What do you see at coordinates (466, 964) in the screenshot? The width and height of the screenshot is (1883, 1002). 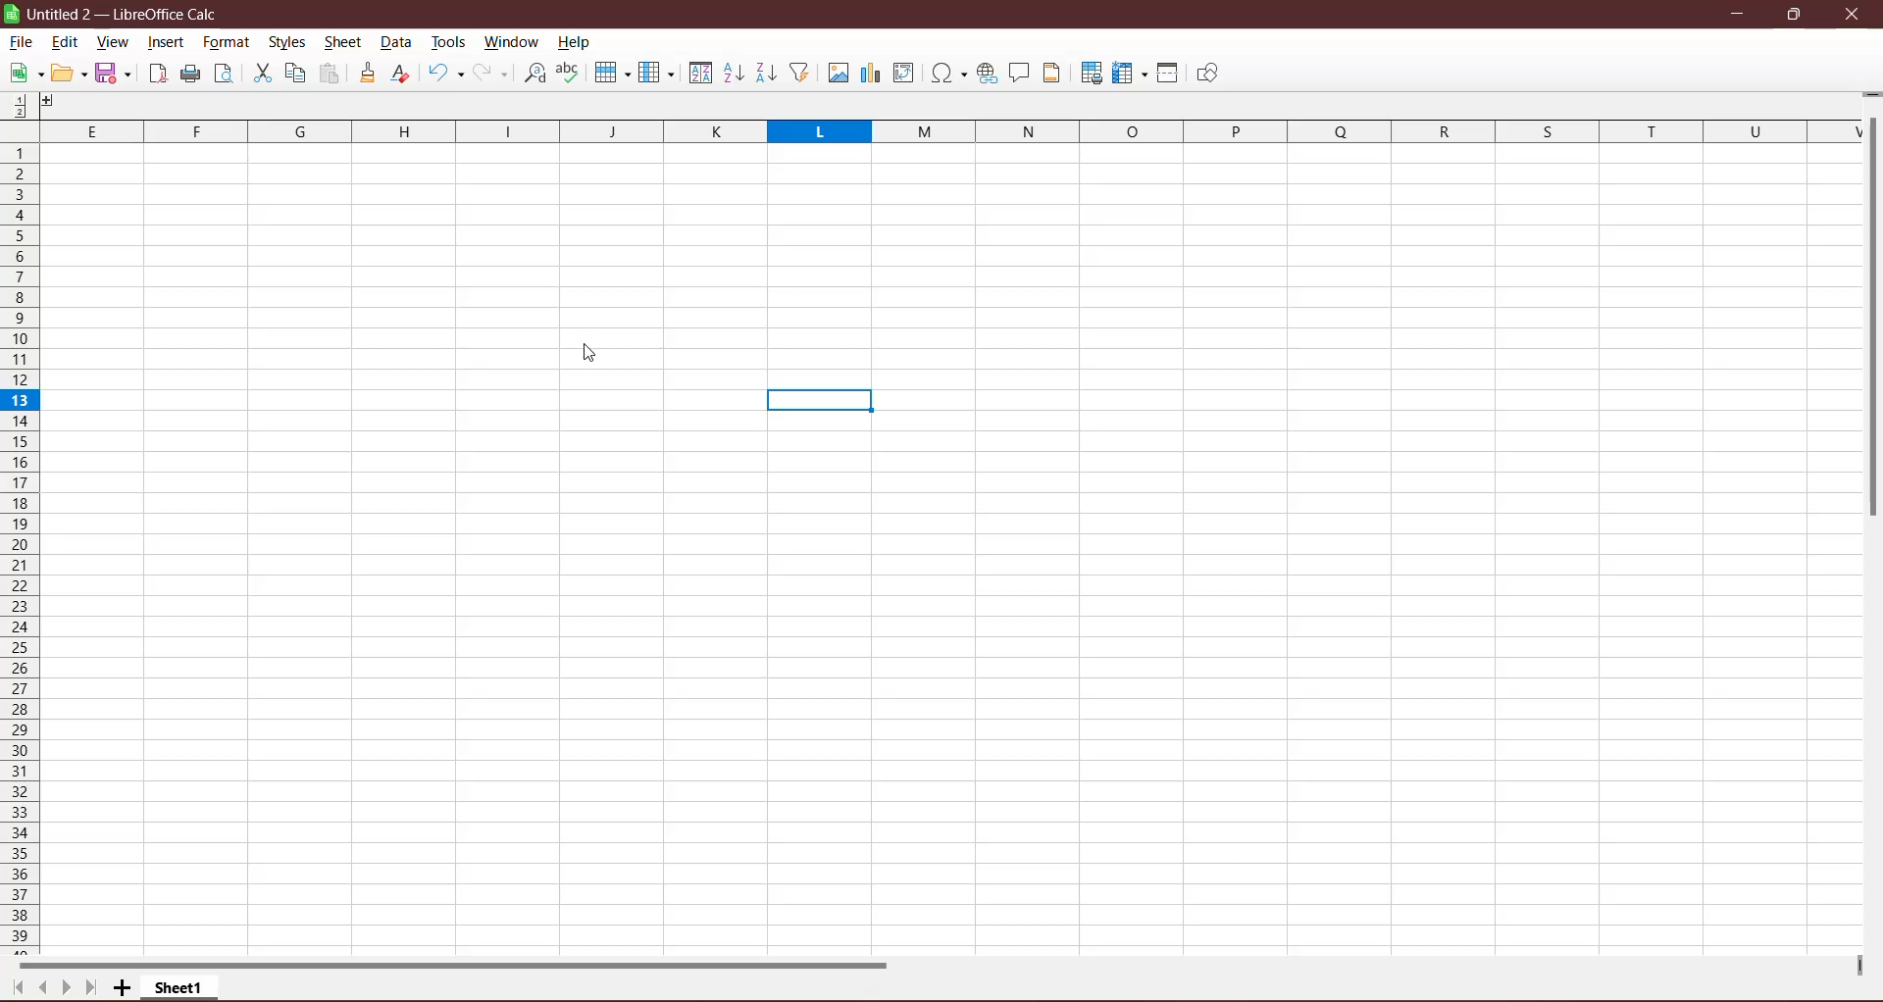 I see `Horizontal Scroll Bar` at bounding box center [466, 964].